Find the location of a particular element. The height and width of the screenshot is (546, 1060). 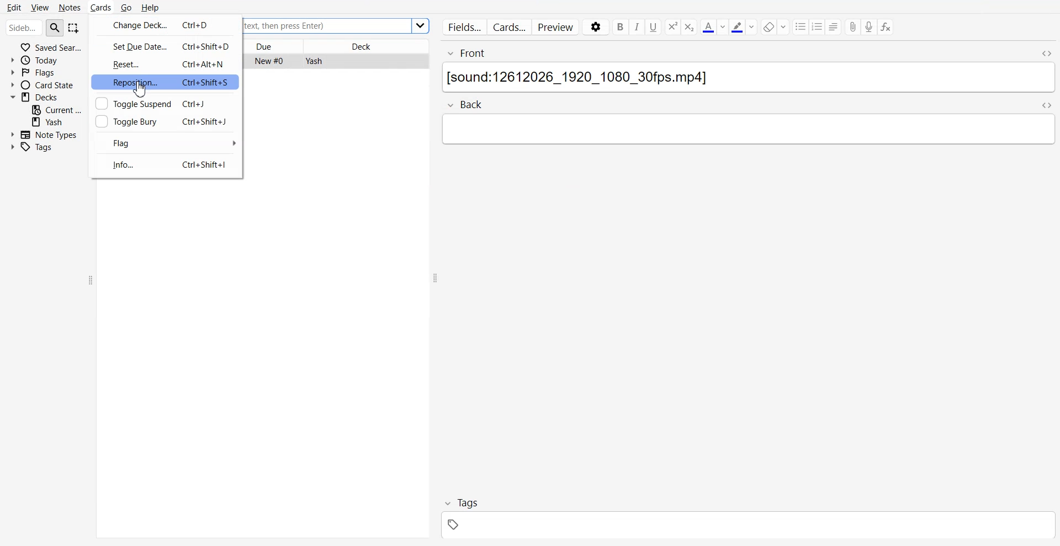

Back is located at coordinates (473, 104).